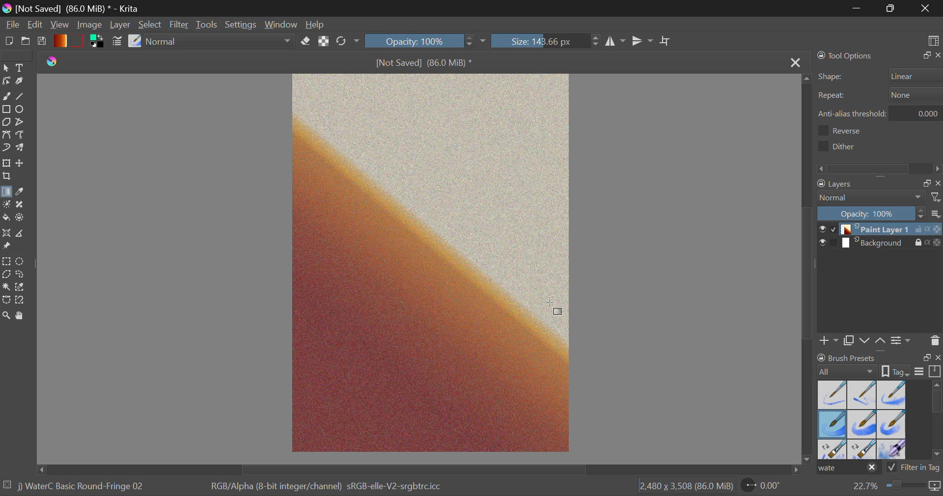  Describe the element at coordinates (22, 68) in the screenshot. I see `Text` at that location.